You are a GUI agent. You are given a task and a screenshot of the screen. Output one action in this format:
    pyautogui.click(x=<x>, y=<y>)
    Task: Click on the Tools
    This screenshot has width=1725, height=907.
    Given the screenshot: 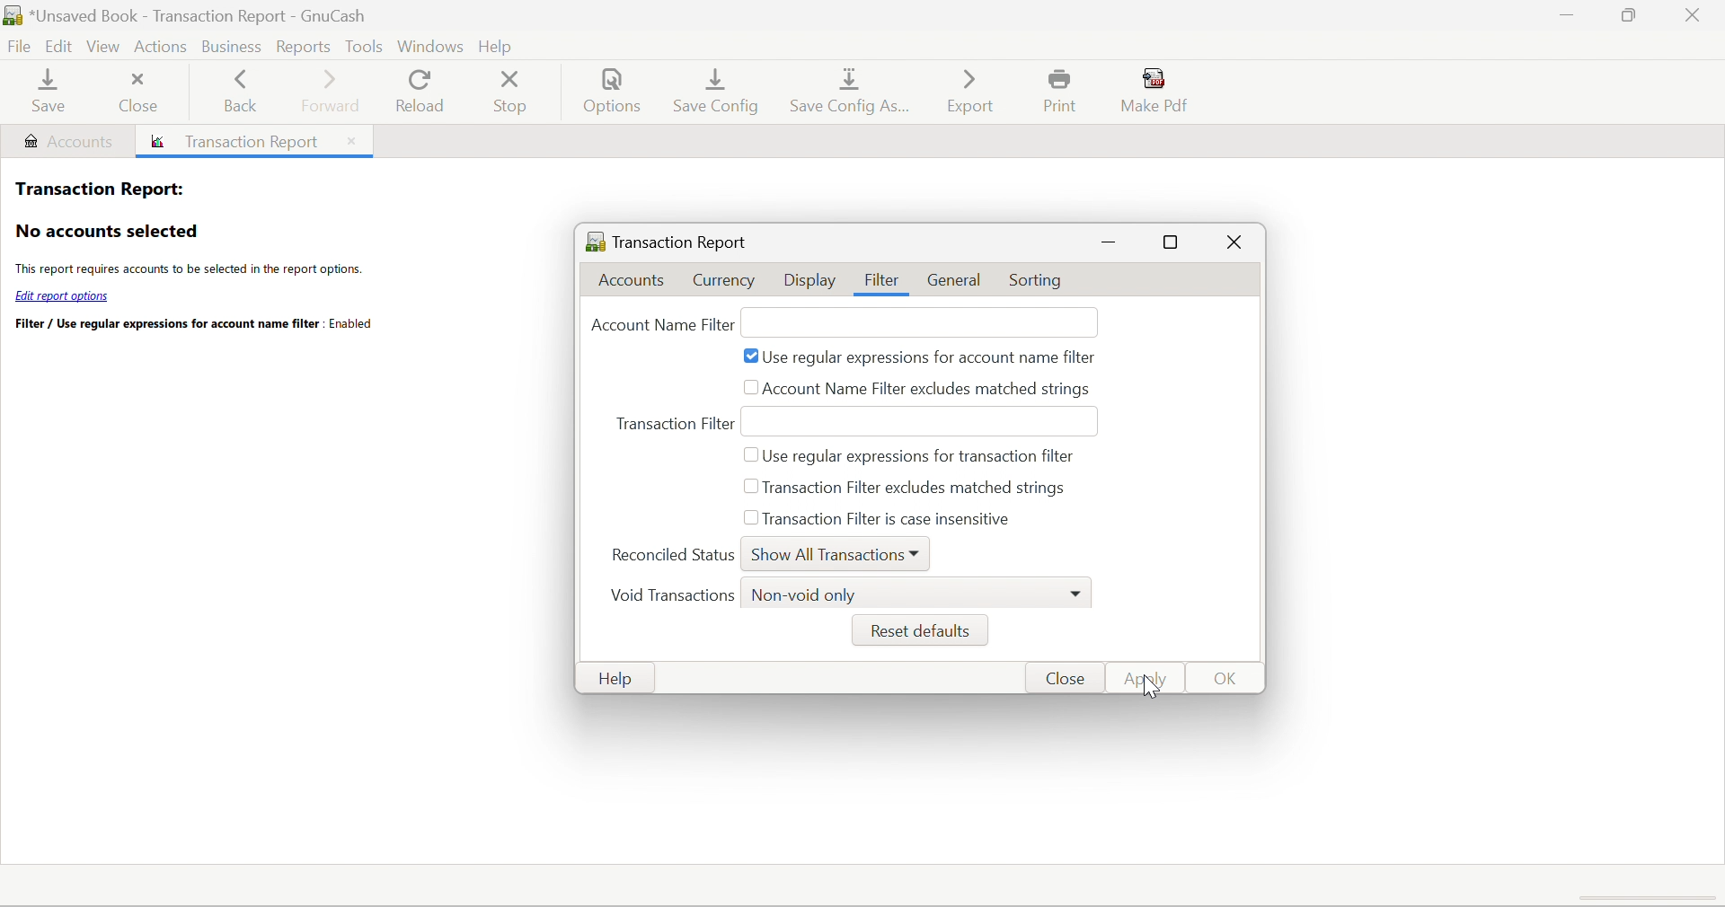 What is the action you would take?
    pyautogui.click(x=363, y=45)
    